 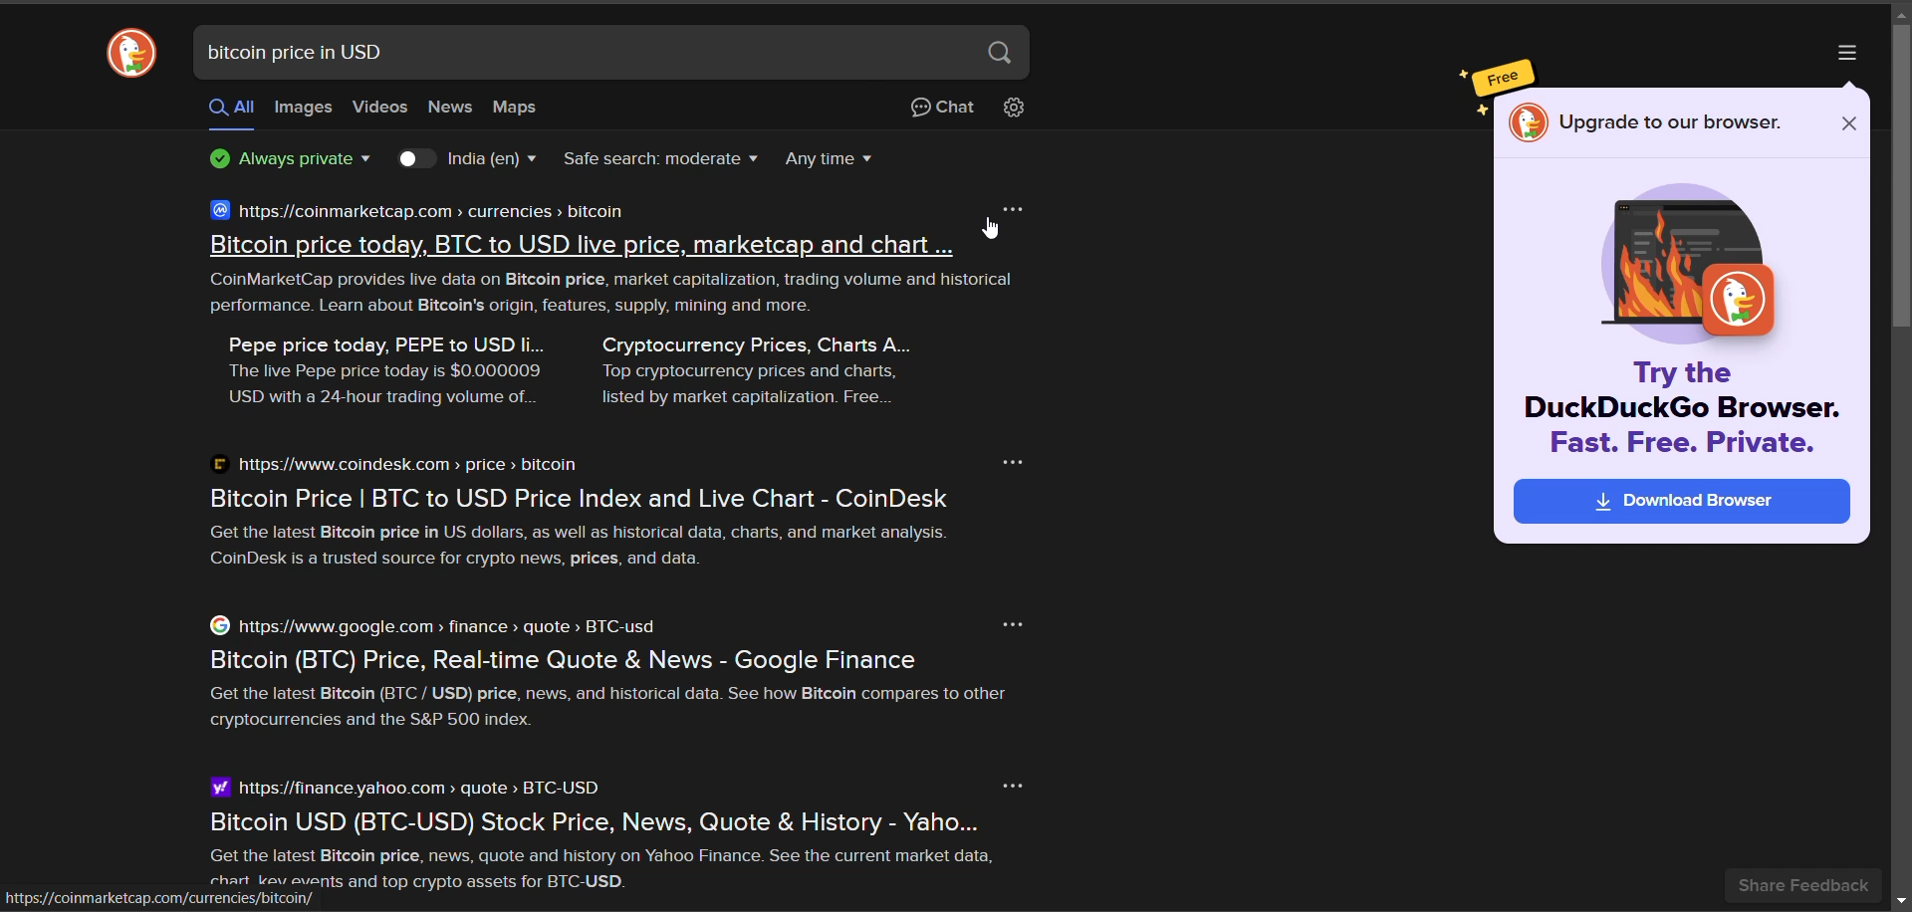 What do you see at coordinates (612, 710) in the screenshot?
I see `Get the latest Bitcoin (B1C / USD) price, news, and historical data. See how Bitcoin compares to other
cryptocurrencies and the S&P 500 index.` at bounding box center [612, 710].